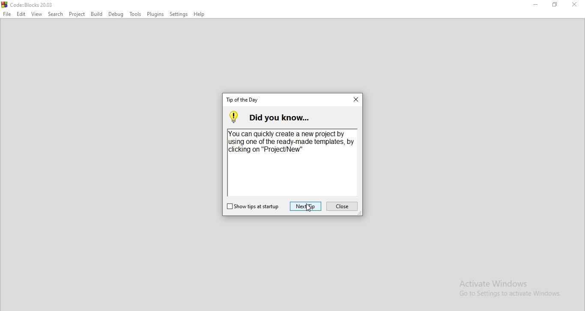 The image size is (585, 311). I want to click on Settings , so click(179, 15).